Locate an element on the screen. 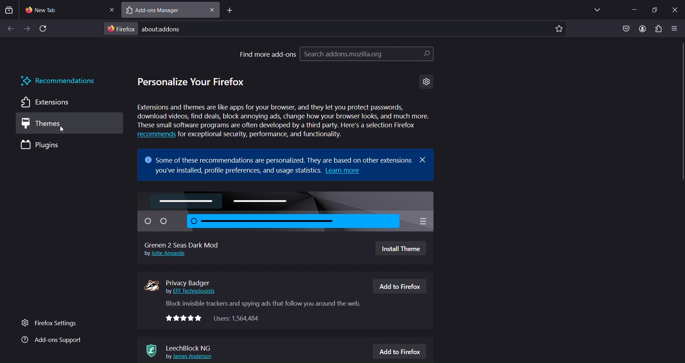  go forward one page is located at coordinates (27, 30).